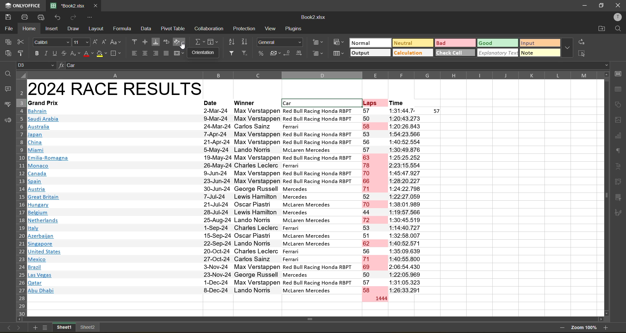  I want to click on increase decimal, so click(300, 54).